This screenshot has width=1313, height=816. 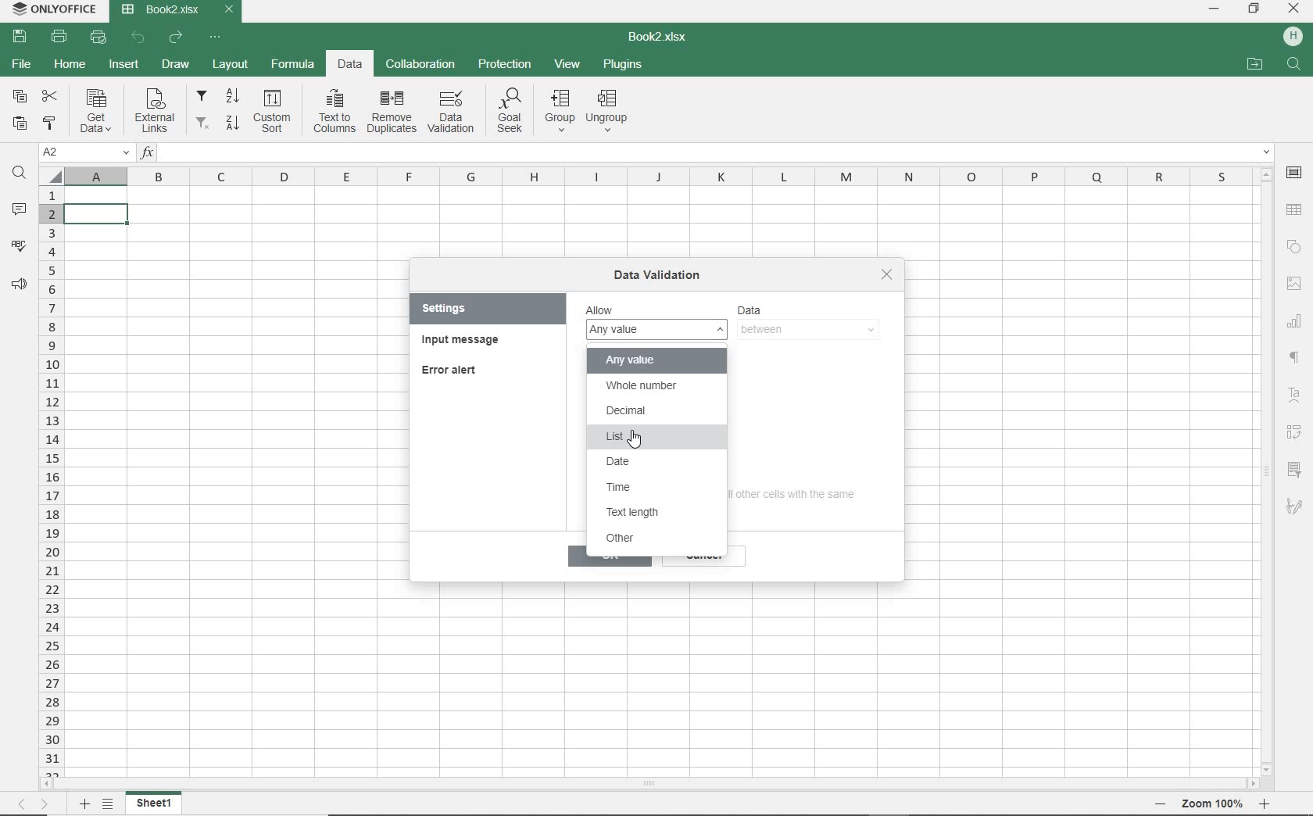 What do you see at coordinates (160, 10) in the screenshot?
I see `DOCUMENT Name` at bounding box center [160, 10].